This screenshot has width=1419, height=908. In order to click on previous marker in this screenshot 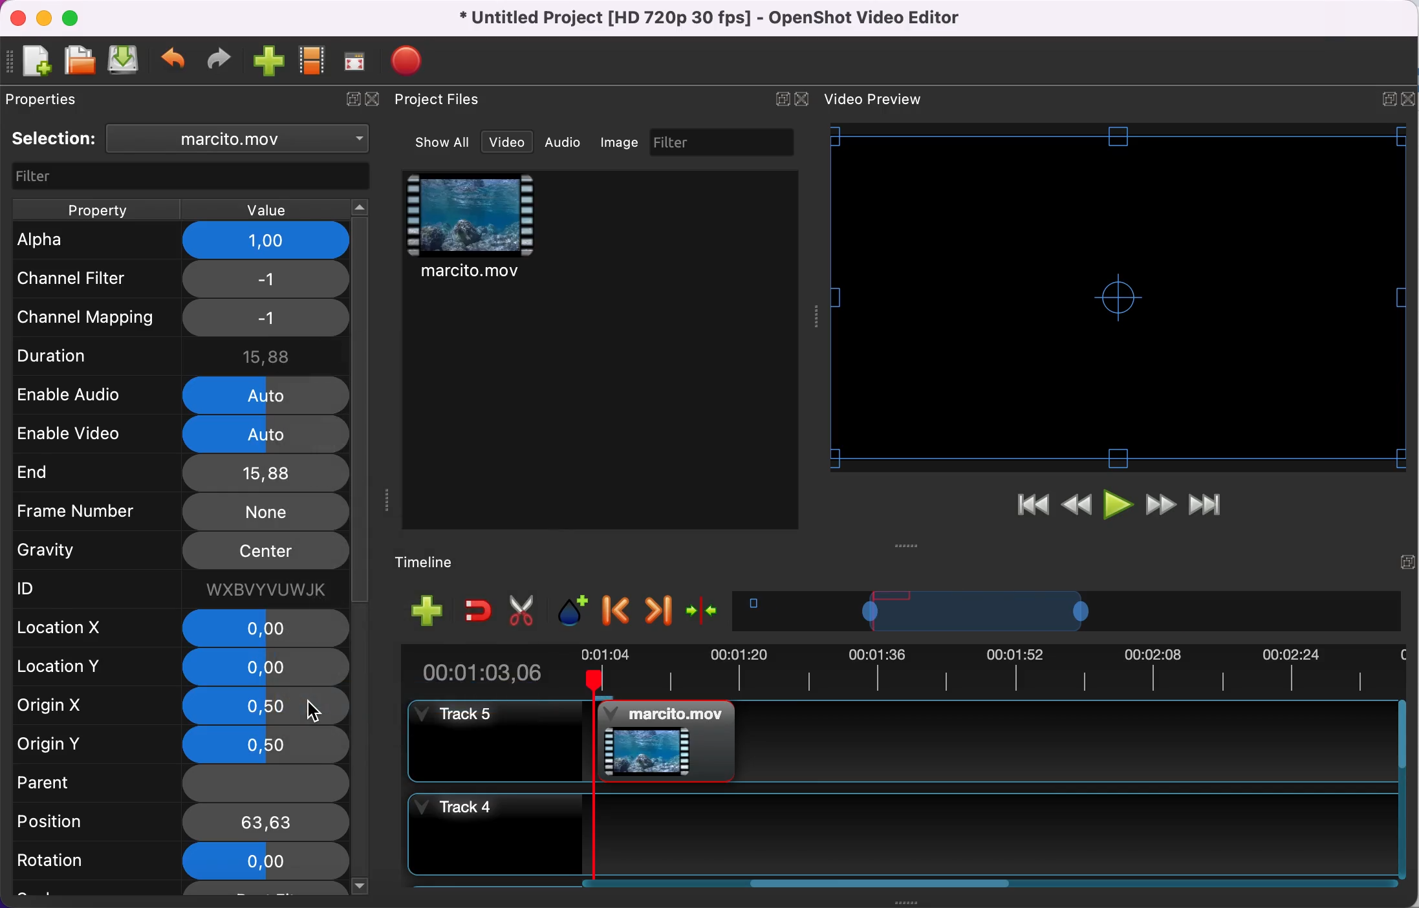, I will do `click(618, 611)`.